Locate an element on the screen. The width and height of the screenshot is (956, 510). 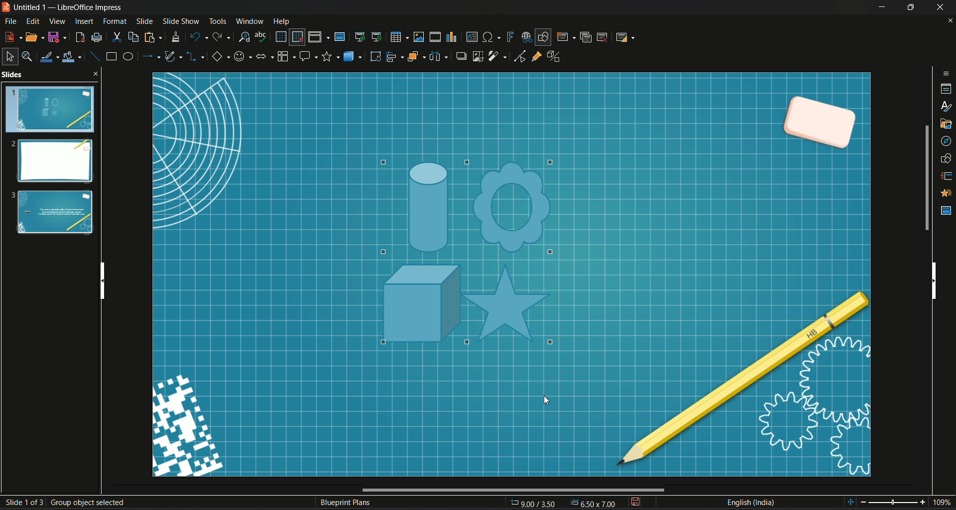
Close is located at coordinates (941, 7).